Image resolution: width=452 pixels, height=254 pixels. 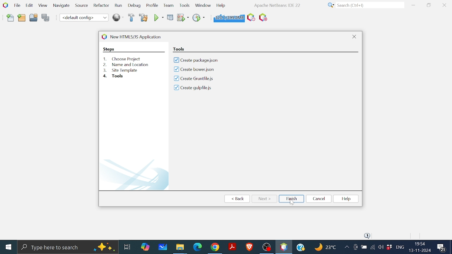 What do you see at coordinates (42, 6) in the screenshot?
I see `View` at bounding box center [42, 6].